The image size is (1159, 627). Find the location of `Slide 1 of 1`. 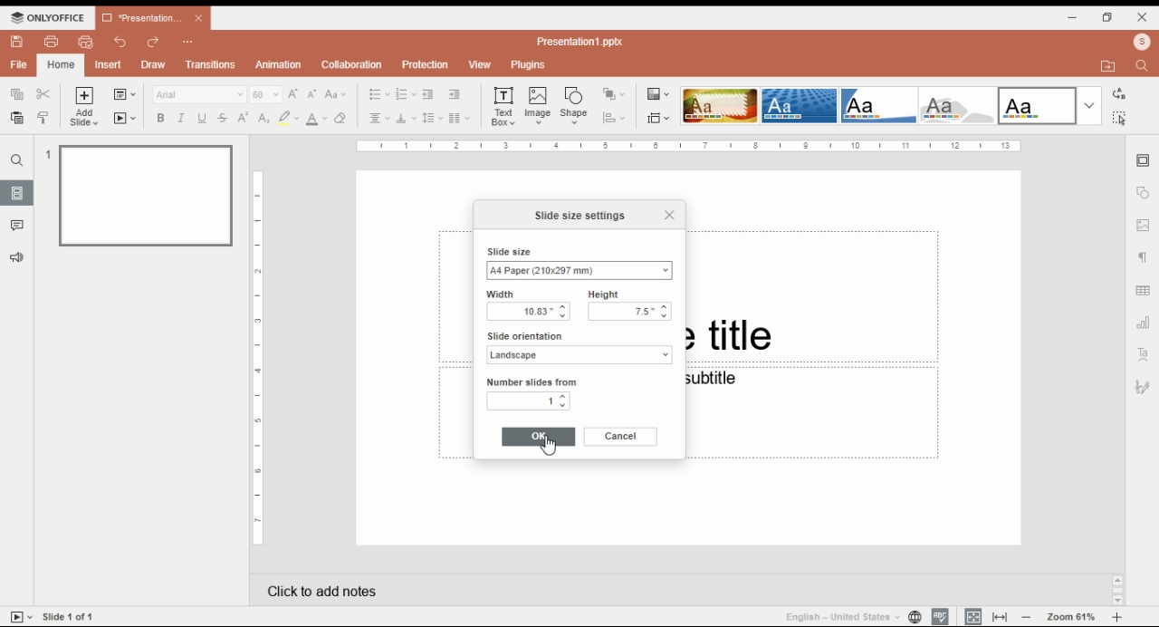

Slide 1 of 1 is located at coordinates (72, 616).